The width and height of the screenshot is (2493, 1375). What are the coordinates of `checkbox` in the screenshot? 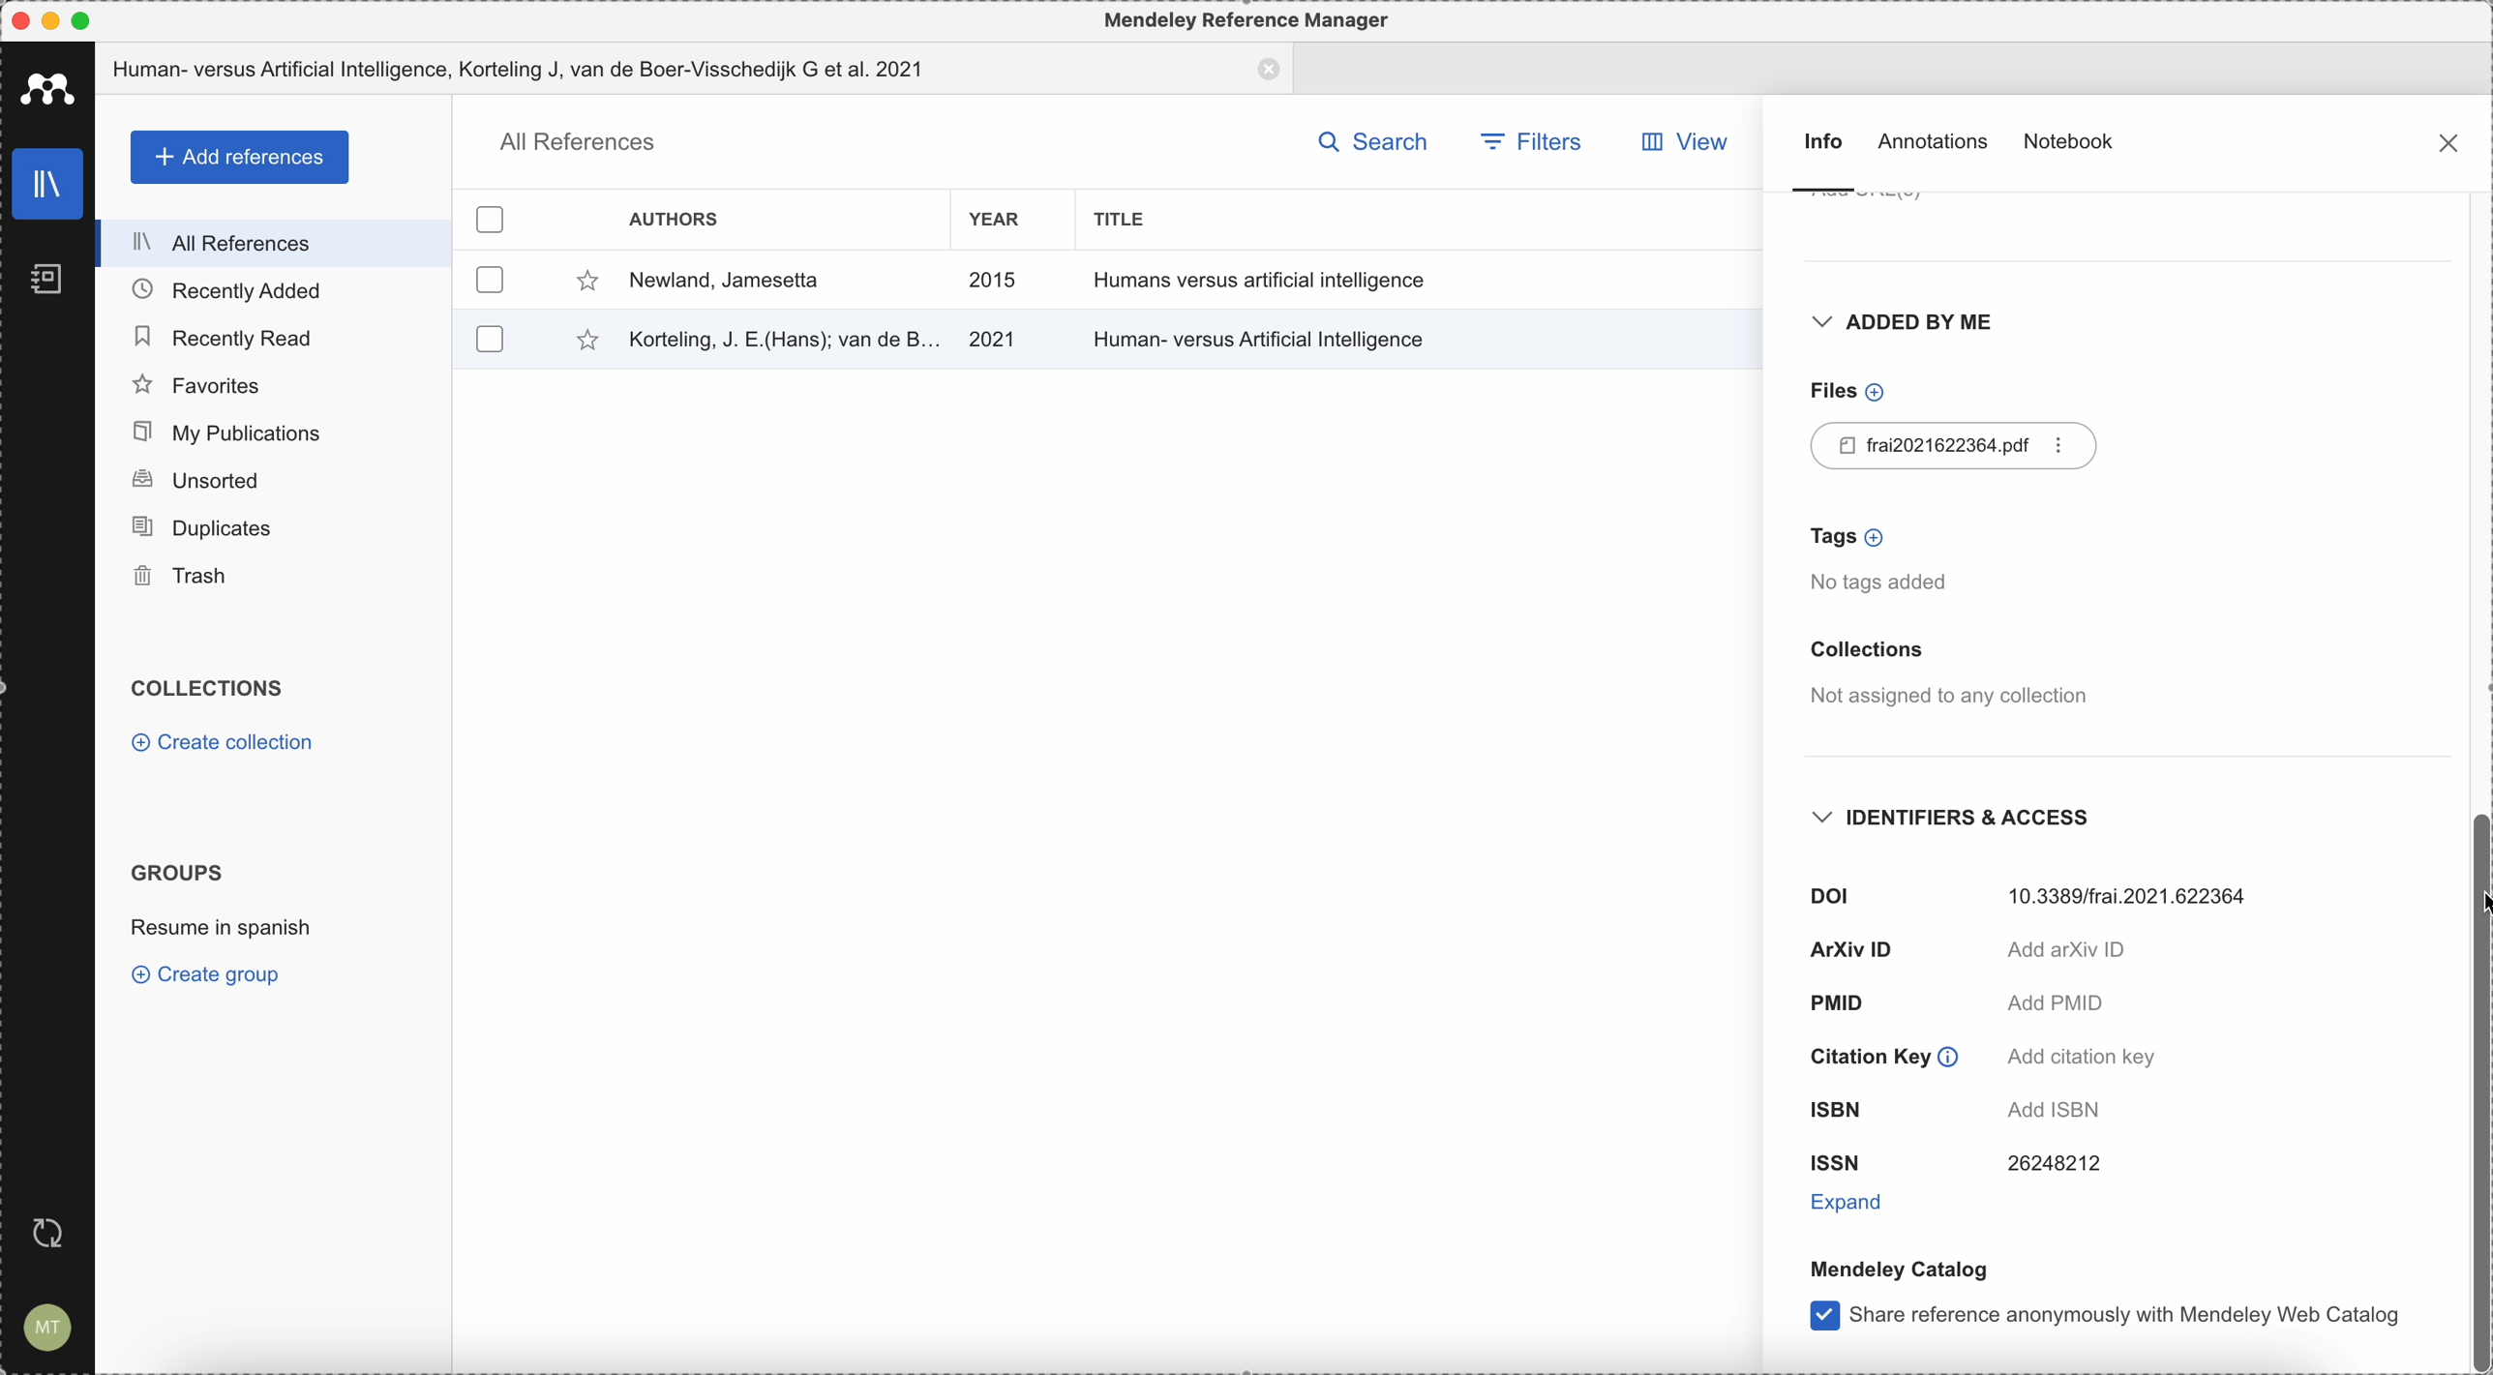 It's located at (493, 215).